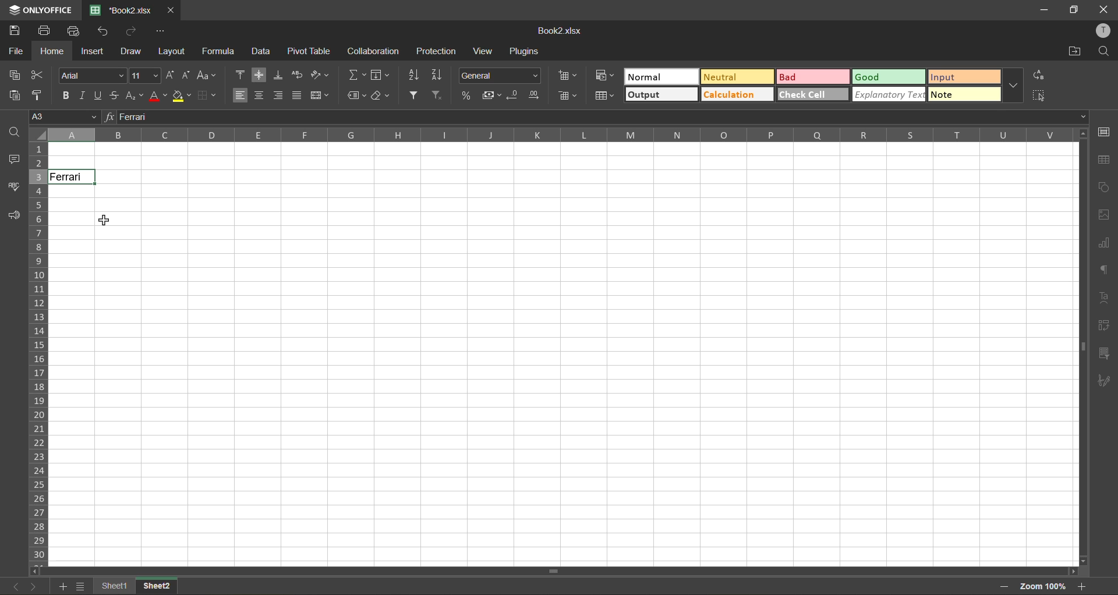  Describe the element at coordinates (319, 95) in the screenshot. I see `merge and center` at that location.